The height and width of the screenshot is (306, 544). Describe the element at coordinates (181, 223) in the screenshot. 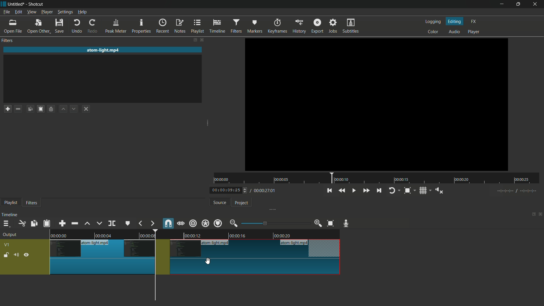

I see `scrub while dragging` at that location.